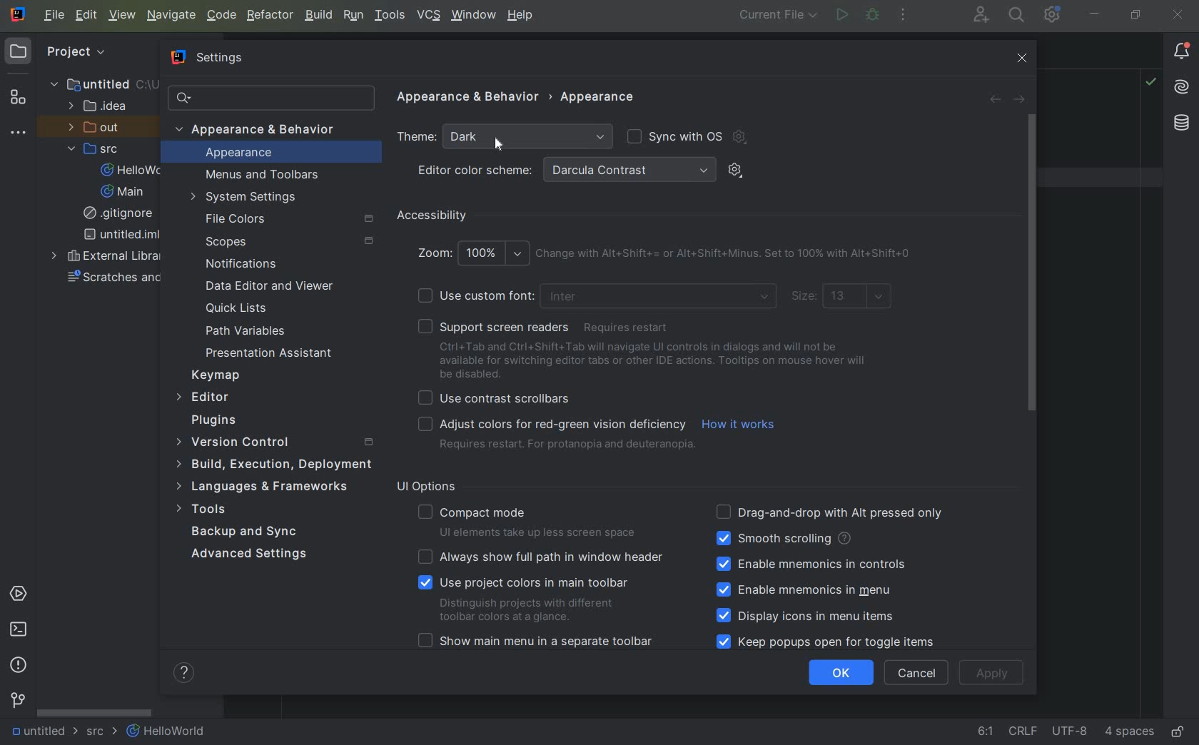 Image resolution: width=1199 pixels, height=745 pixels. What do you see at coordinates (205, 398) in the screenshot?
I see `EDITOR` at bounding box center [205, 398].